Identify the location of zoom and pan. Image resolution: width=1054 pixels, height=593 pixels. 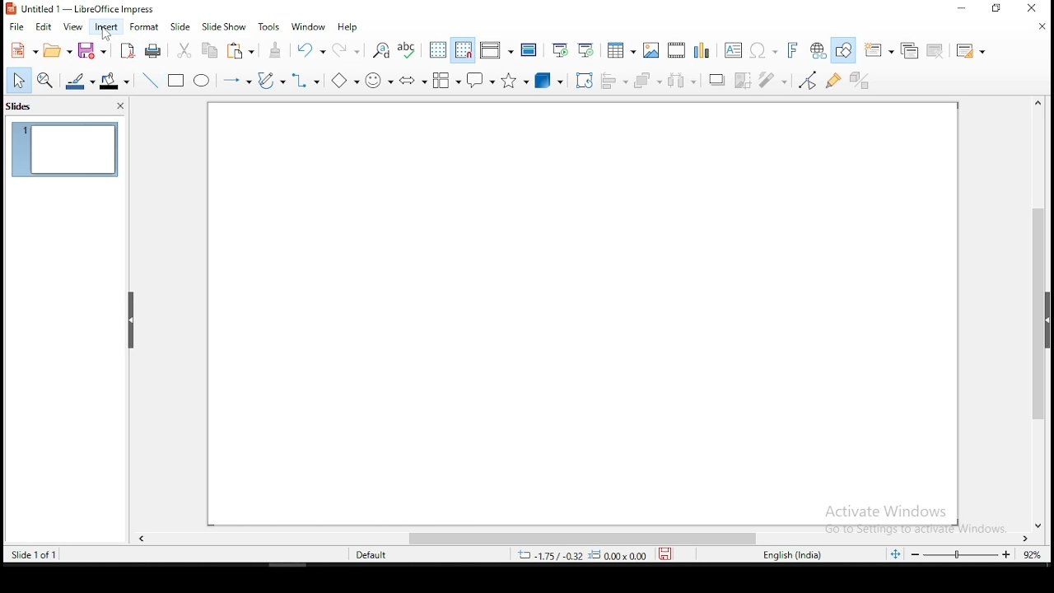
(47, 81).